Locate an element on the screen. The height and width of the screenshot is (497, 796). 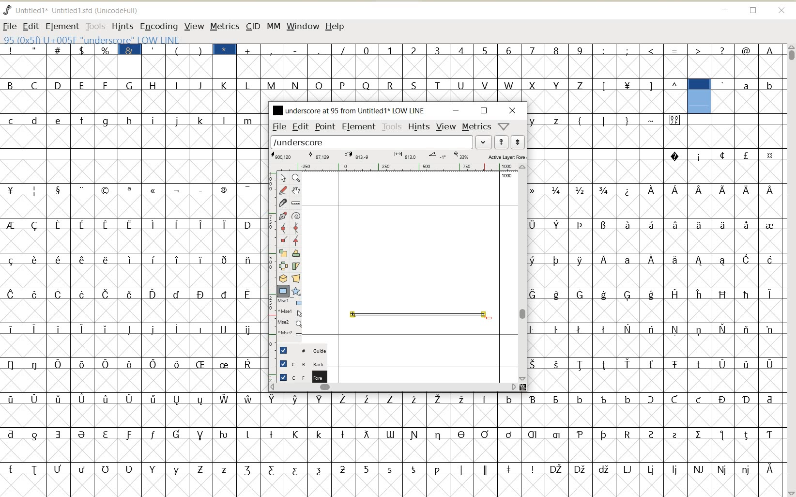
Add a corner point is located at coordinates (296, 241).